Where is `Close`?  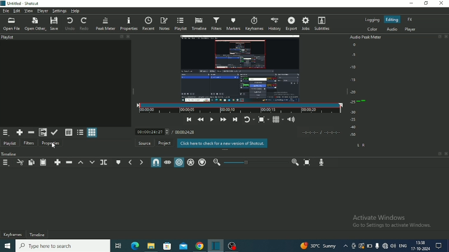 Close is located at coordinates (446, 153).